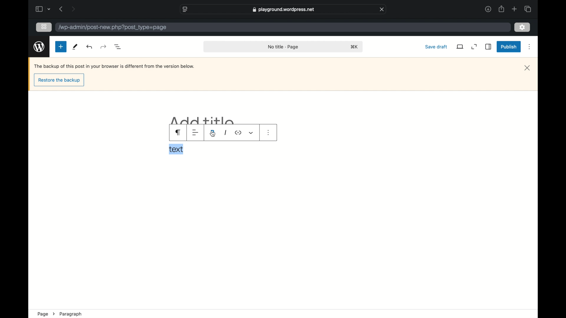 The height and width of the screenshot is (318, 566). I want to click on dropdown, so click(49, 9).